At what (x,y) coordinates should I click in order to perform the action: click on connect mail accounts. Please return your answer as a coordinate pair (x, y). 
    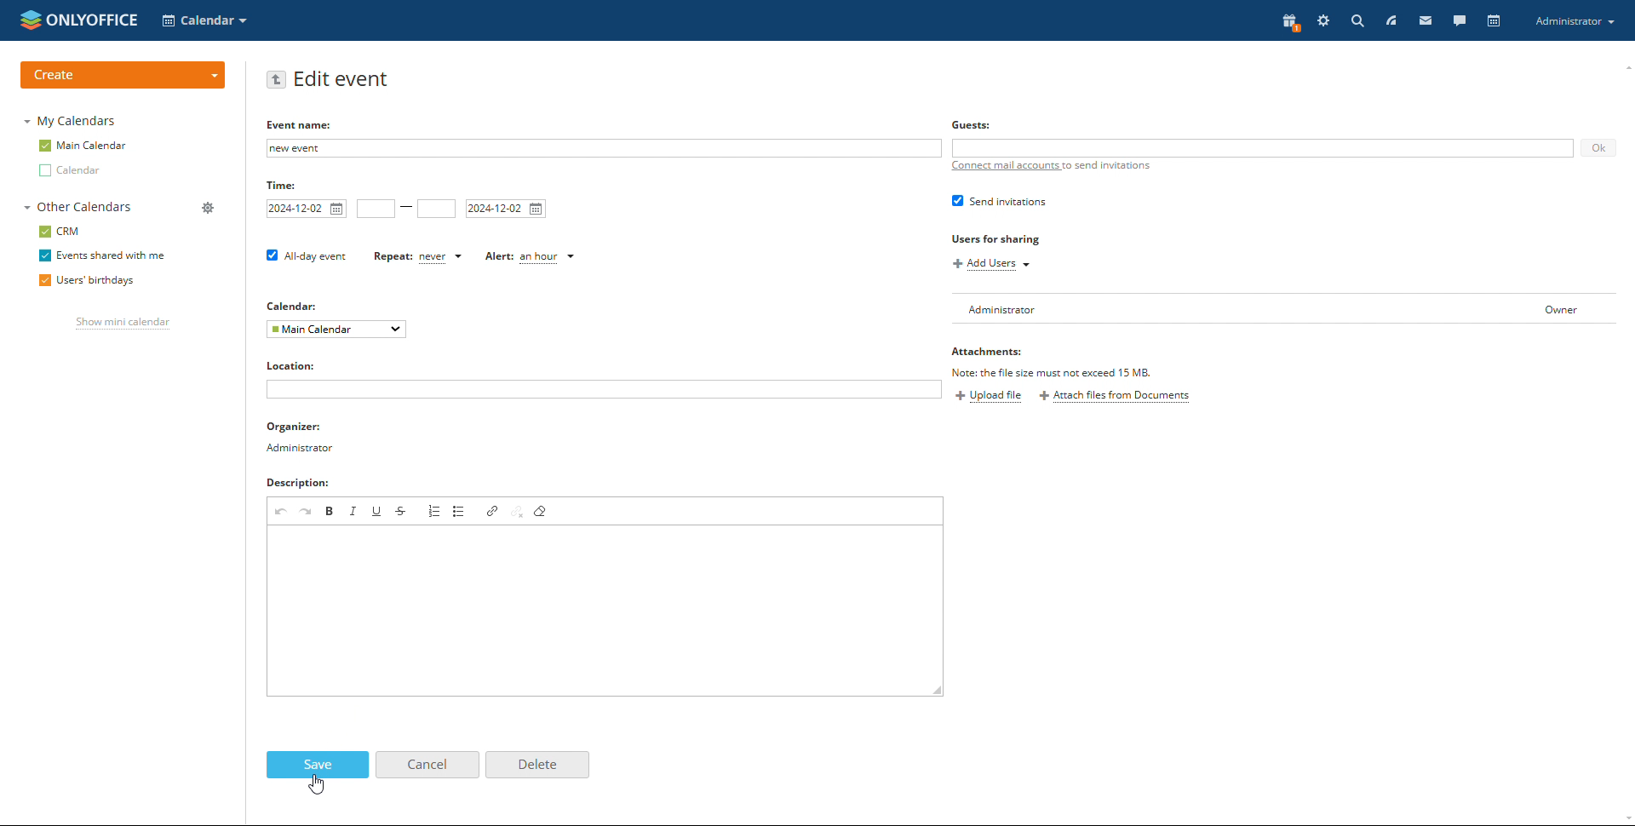
    Looking at the image, I should click on (1052, 166).